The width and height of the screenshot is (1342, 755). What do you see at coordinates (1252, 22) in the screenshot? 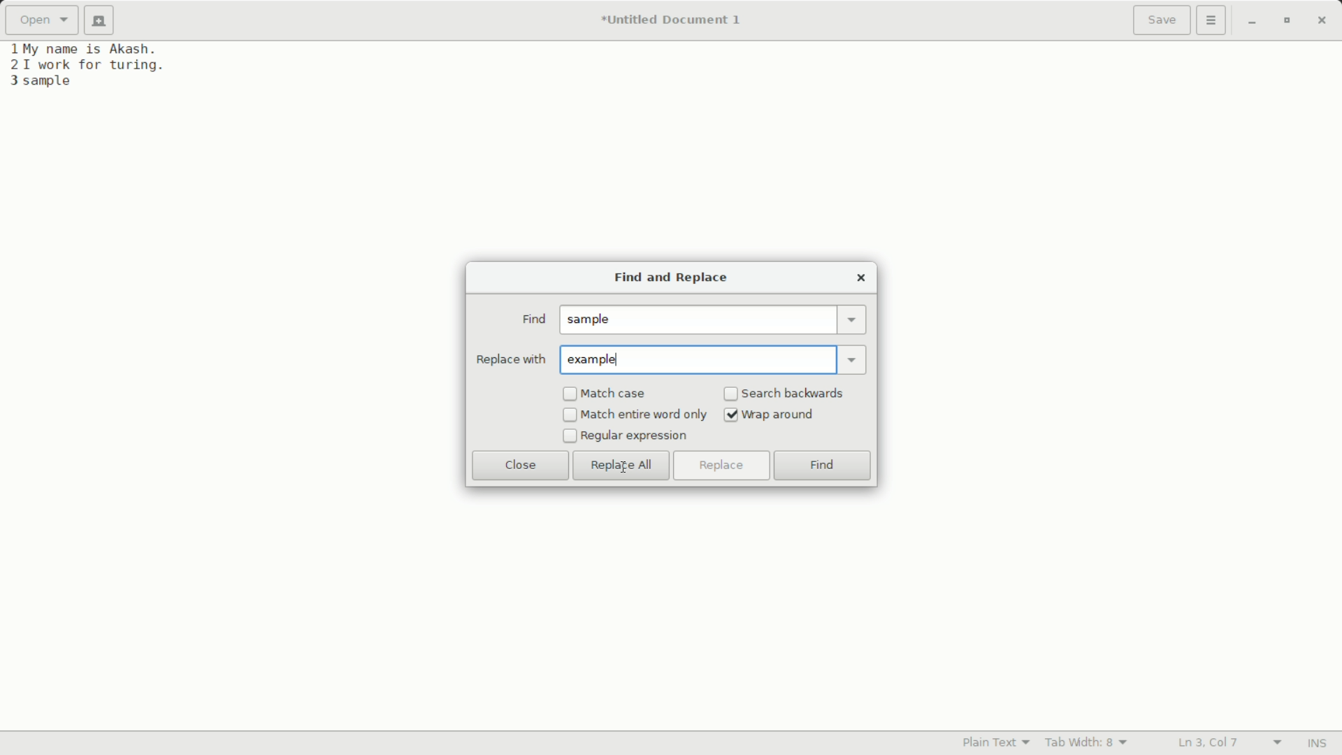
I see `minimize` at bounding box center [1252, 22].